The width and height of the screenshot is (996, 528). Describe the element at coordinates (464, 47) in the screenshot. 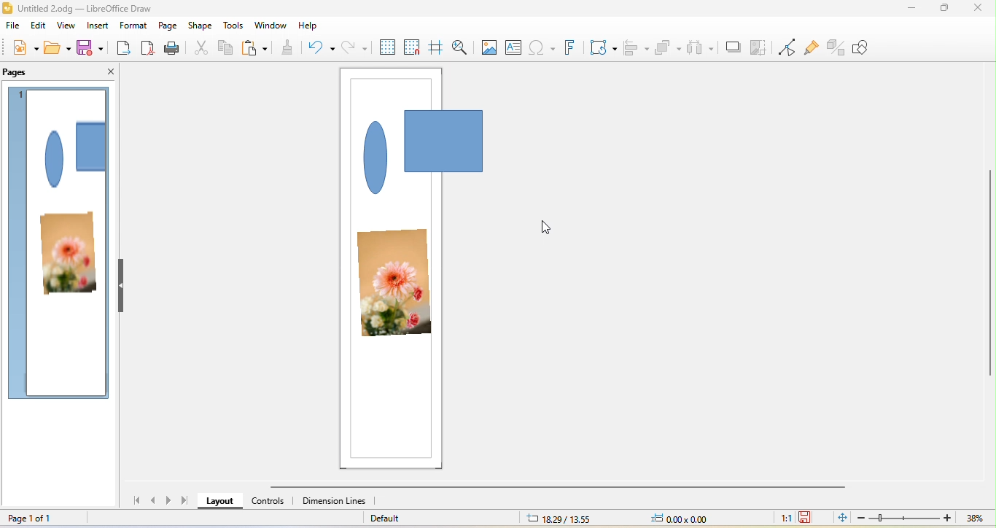

I see `zoom and pan` at that location.